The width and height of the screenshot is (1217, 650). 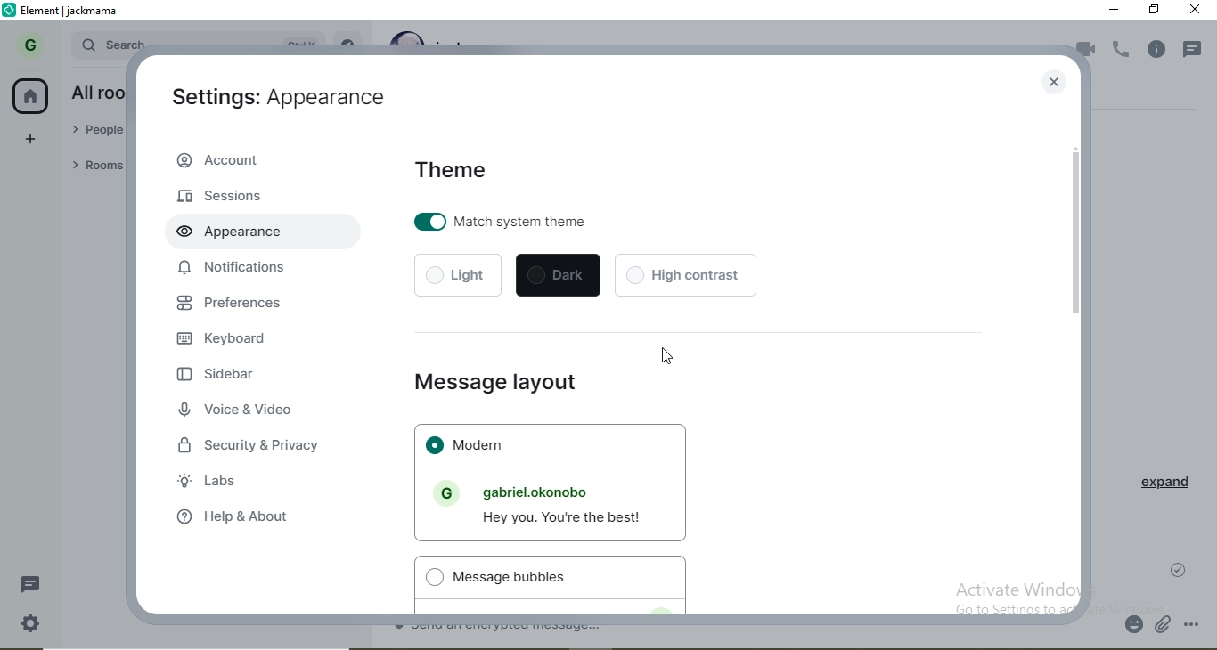 I want to click on attachment, so click(x=1164, y=627).